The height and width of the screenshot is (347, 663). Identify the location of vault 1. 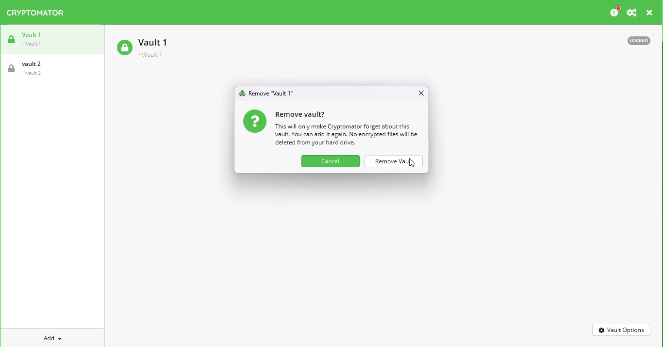
(29, 39).